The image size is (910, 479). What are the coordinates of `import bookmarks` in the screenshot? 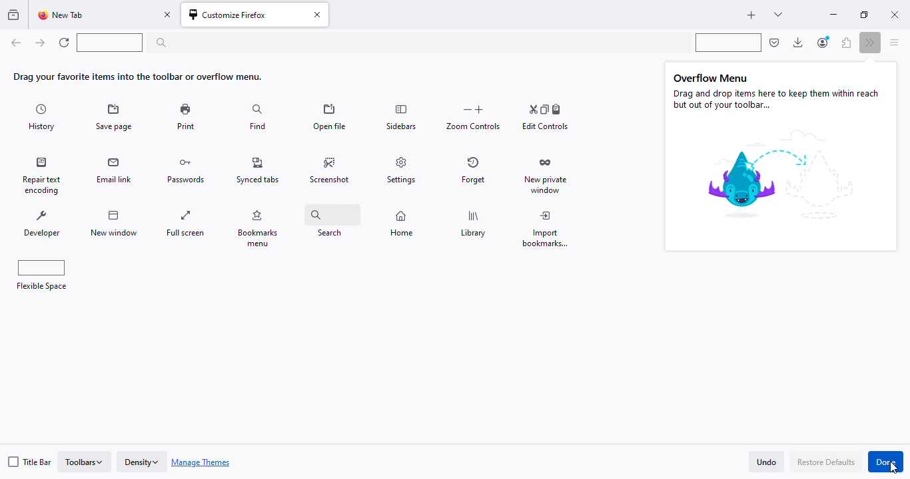 It's located at (546, 228).